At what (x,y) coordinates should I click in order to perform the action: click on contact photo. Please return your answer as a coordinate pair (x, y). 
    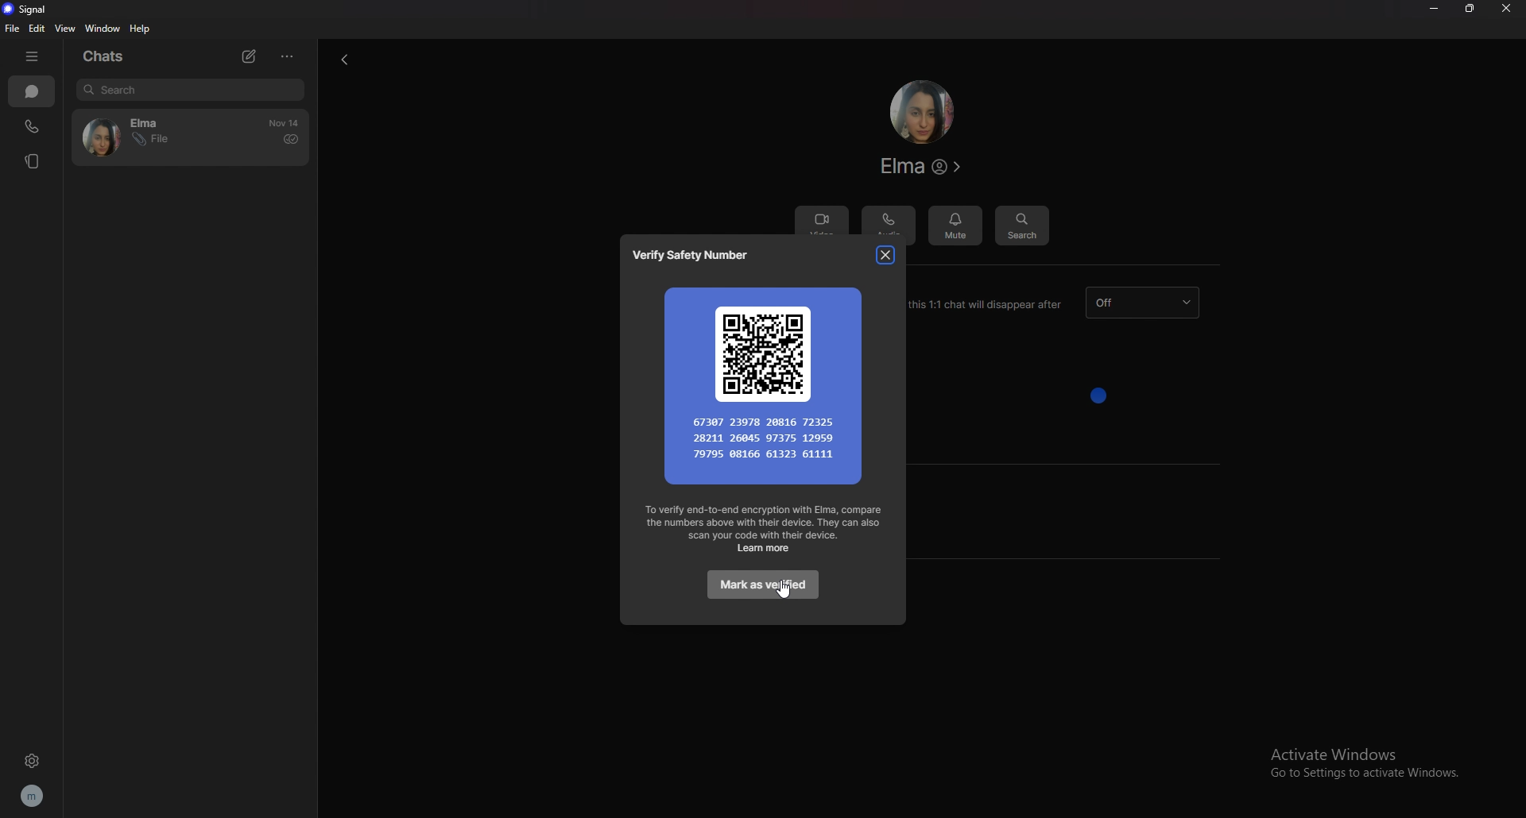
    Looking at the image, I should click on (921, 112).